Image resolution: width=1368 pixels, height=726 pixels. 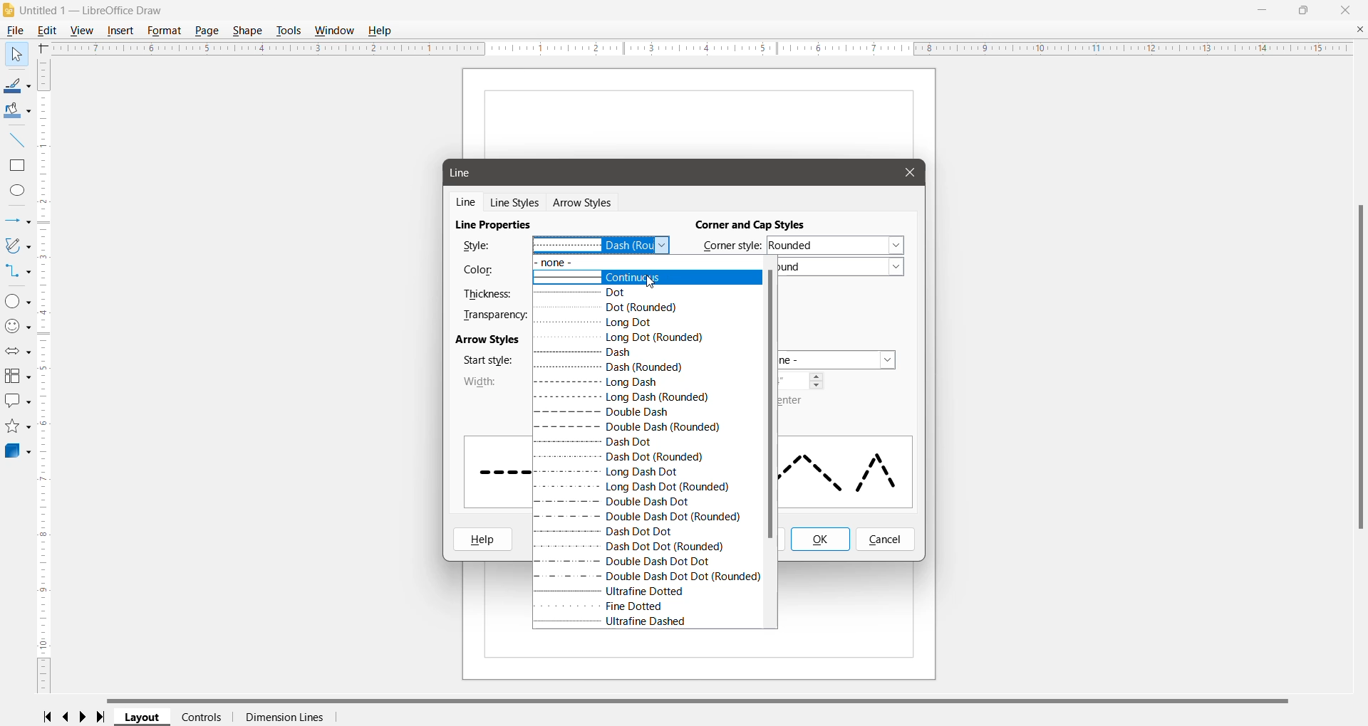 I want to click on Tools, so click(x=289, y=31).